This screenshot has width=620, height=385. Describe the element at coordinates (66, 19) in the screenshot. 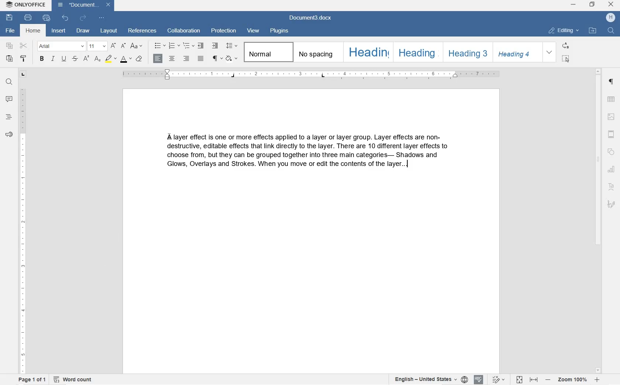

I see `UNDO` at that location.